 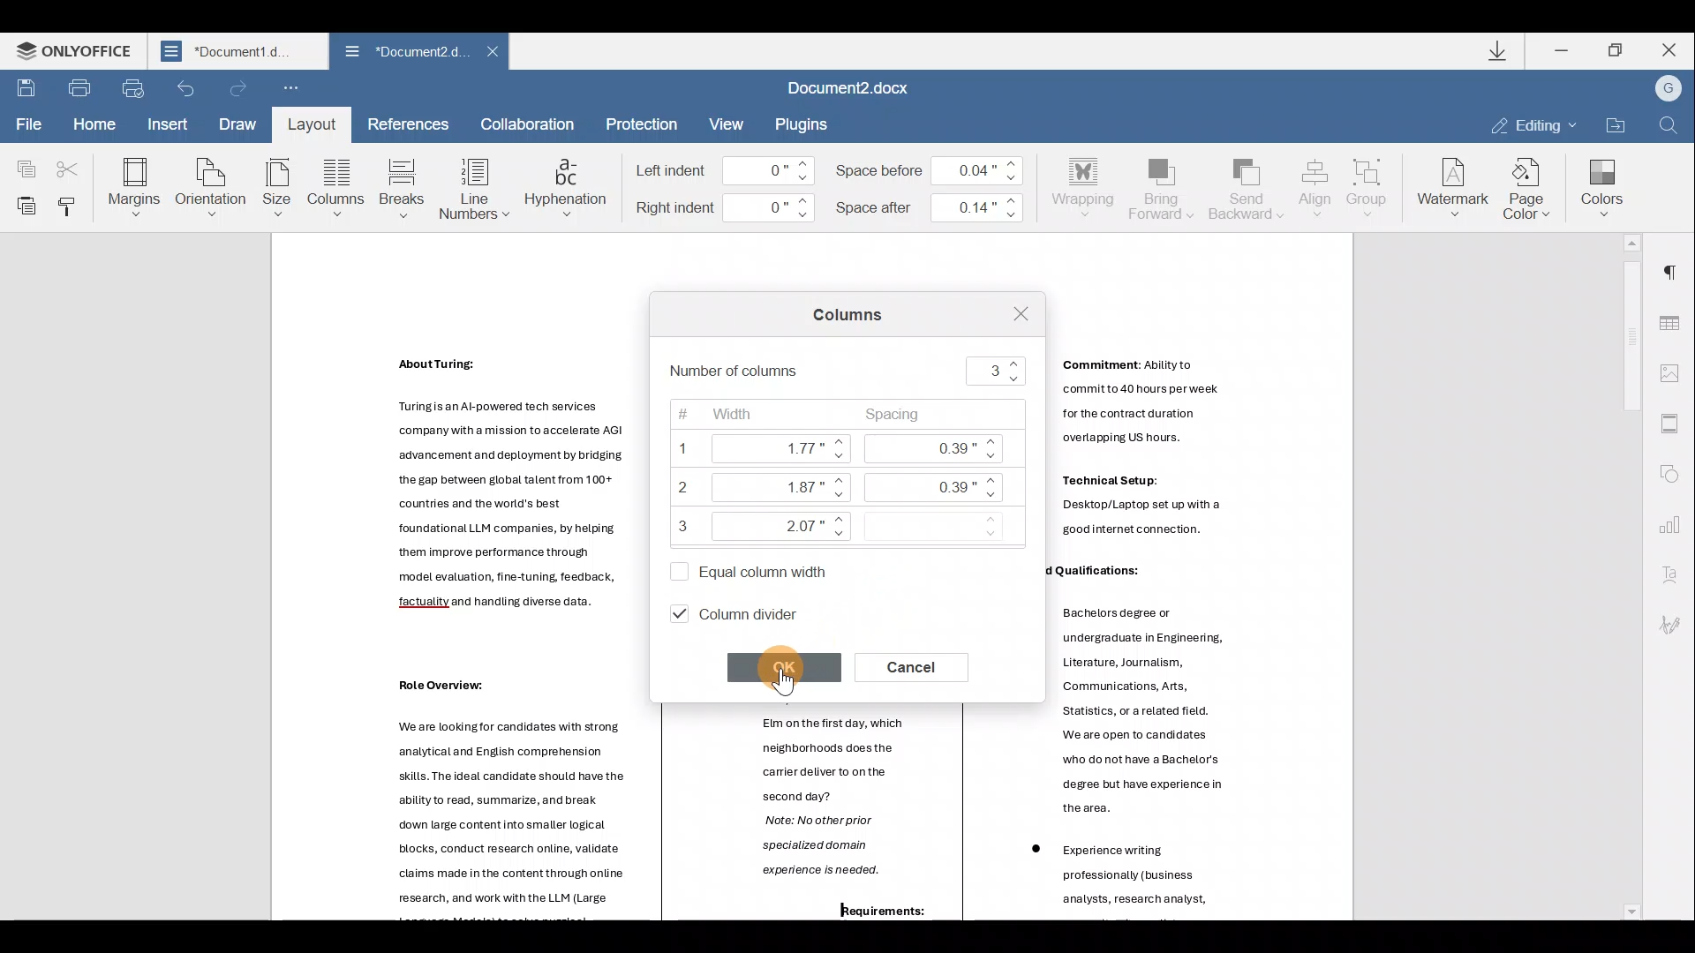 I want to click on Right indent, so click(x=725, y=208).